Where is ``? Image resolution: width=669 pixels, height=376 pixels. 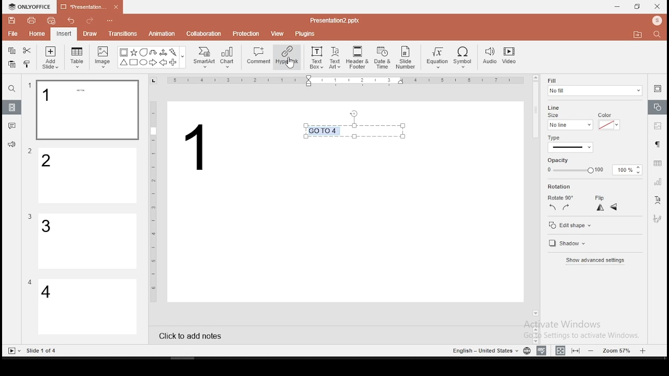  is located at coordinates (30, 151).